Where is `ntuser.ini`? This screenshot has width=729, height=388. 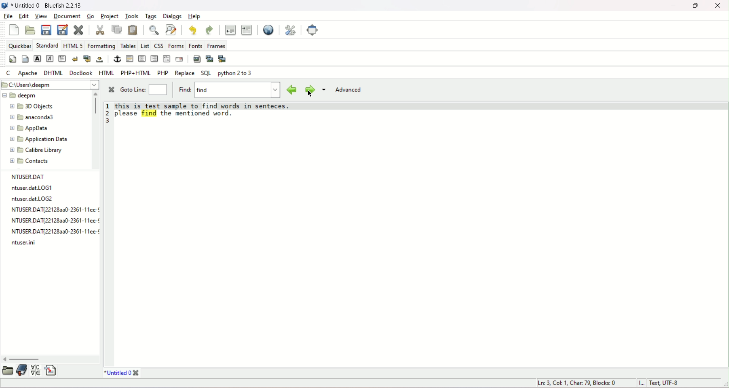
ntuser.ini is located at coordinates (25, 243).